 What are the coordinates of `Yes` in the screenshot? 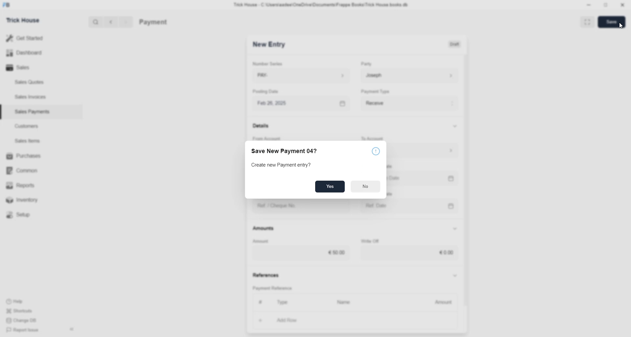 It's located at (329, 187).